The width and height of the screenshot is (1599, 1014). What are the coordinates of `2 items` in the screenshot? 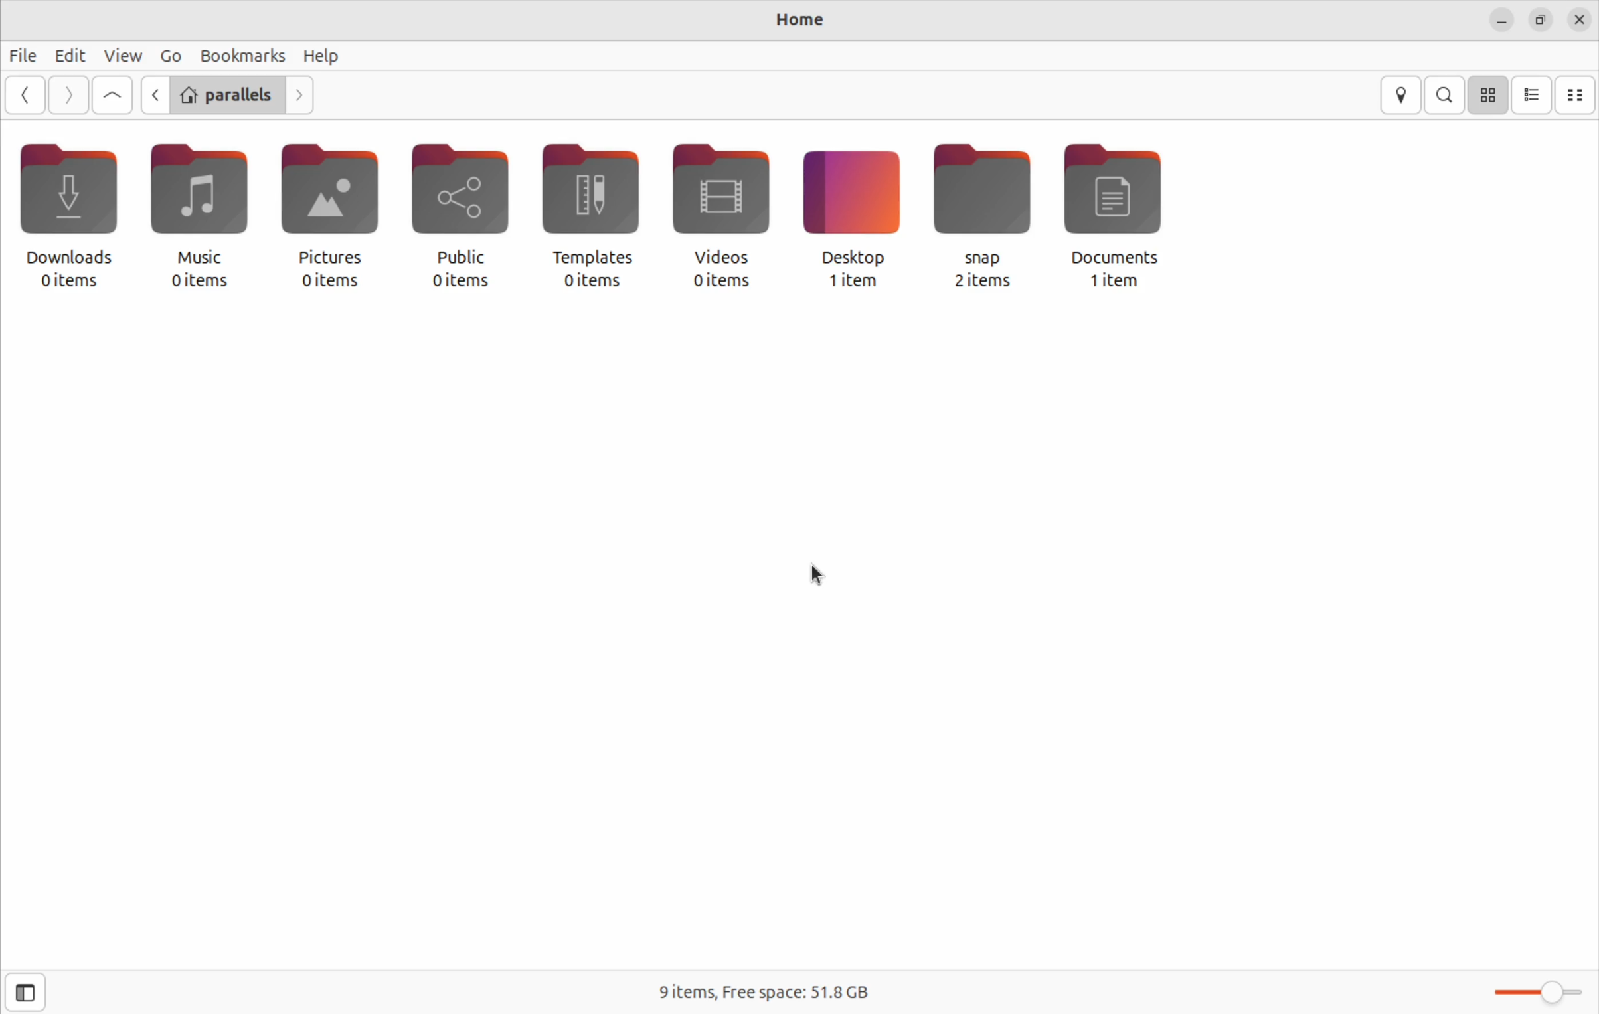 It's located at (983, 281).